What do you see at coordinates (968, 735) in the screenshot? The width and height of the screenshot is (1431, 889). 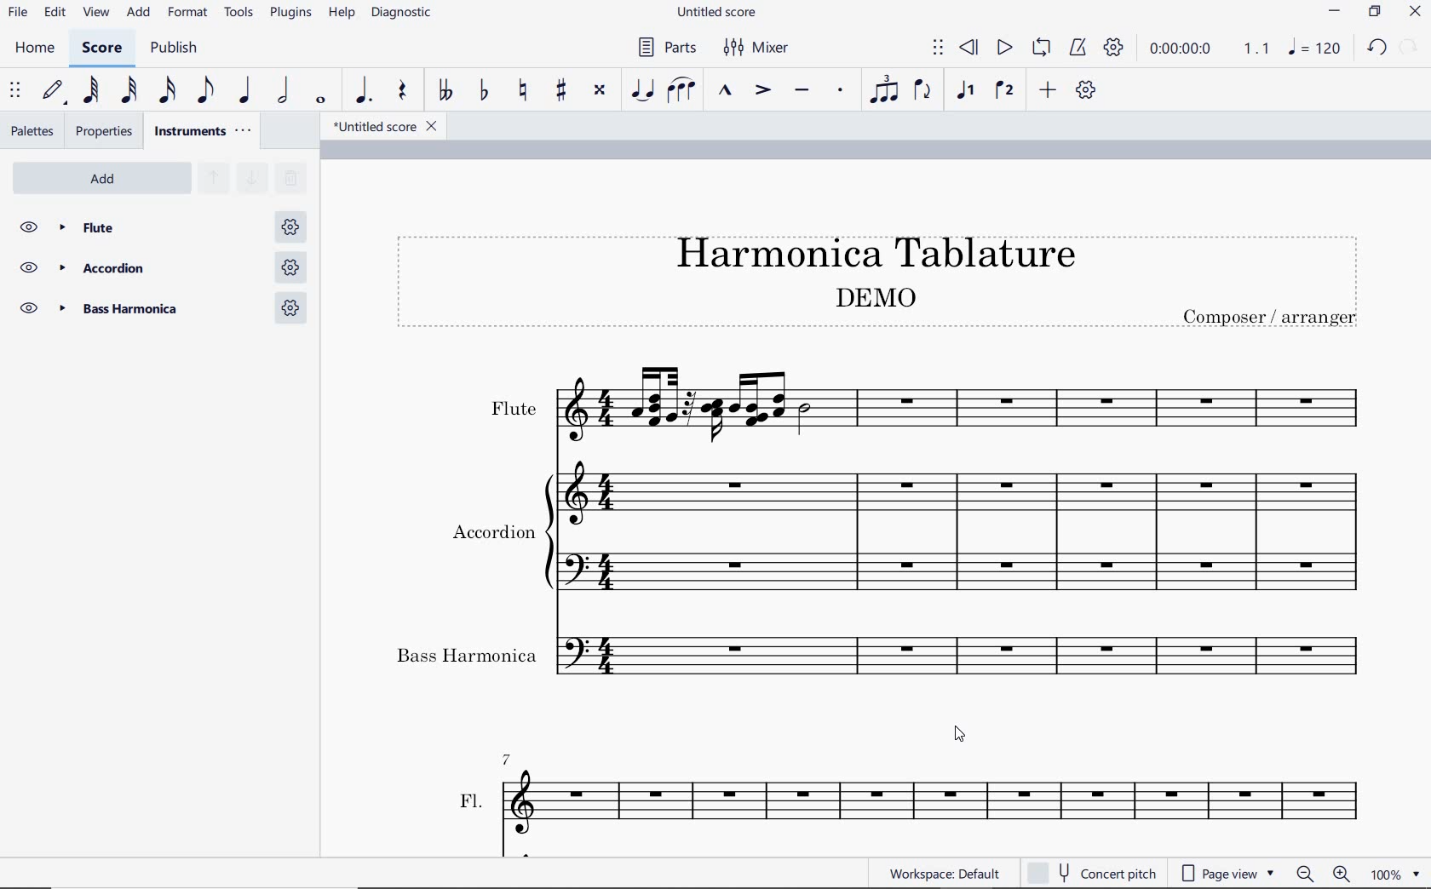 I see `cursor` at bounding box center [968, 735].